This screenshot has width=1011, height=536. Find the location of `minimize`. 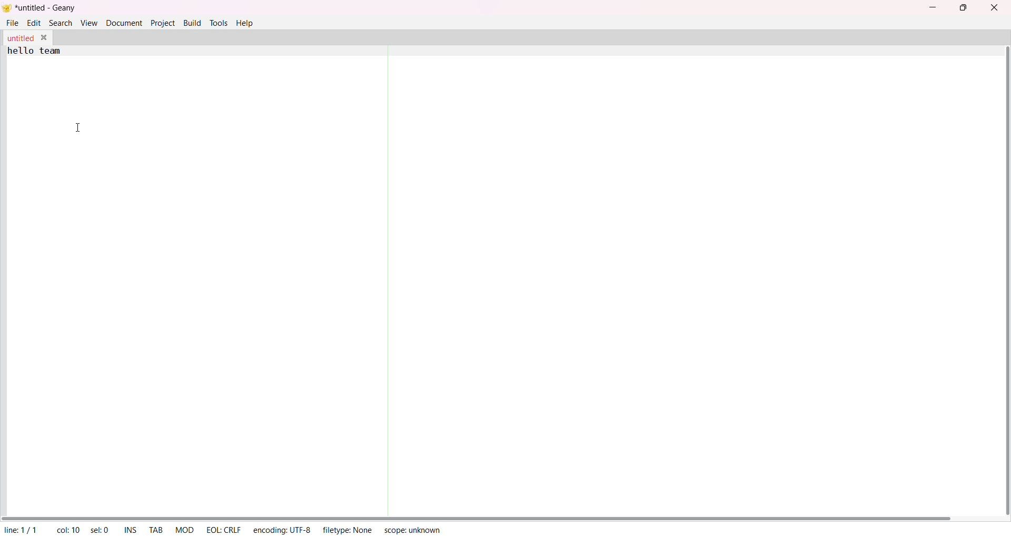

minimize is located at coordinates (931, 9).